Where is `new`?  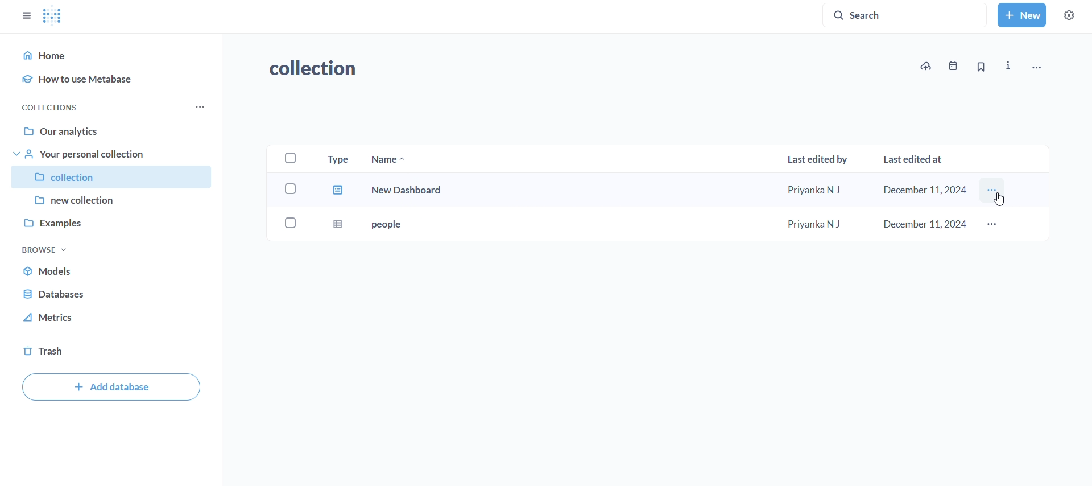 new is located at coordinates (1021, 14).